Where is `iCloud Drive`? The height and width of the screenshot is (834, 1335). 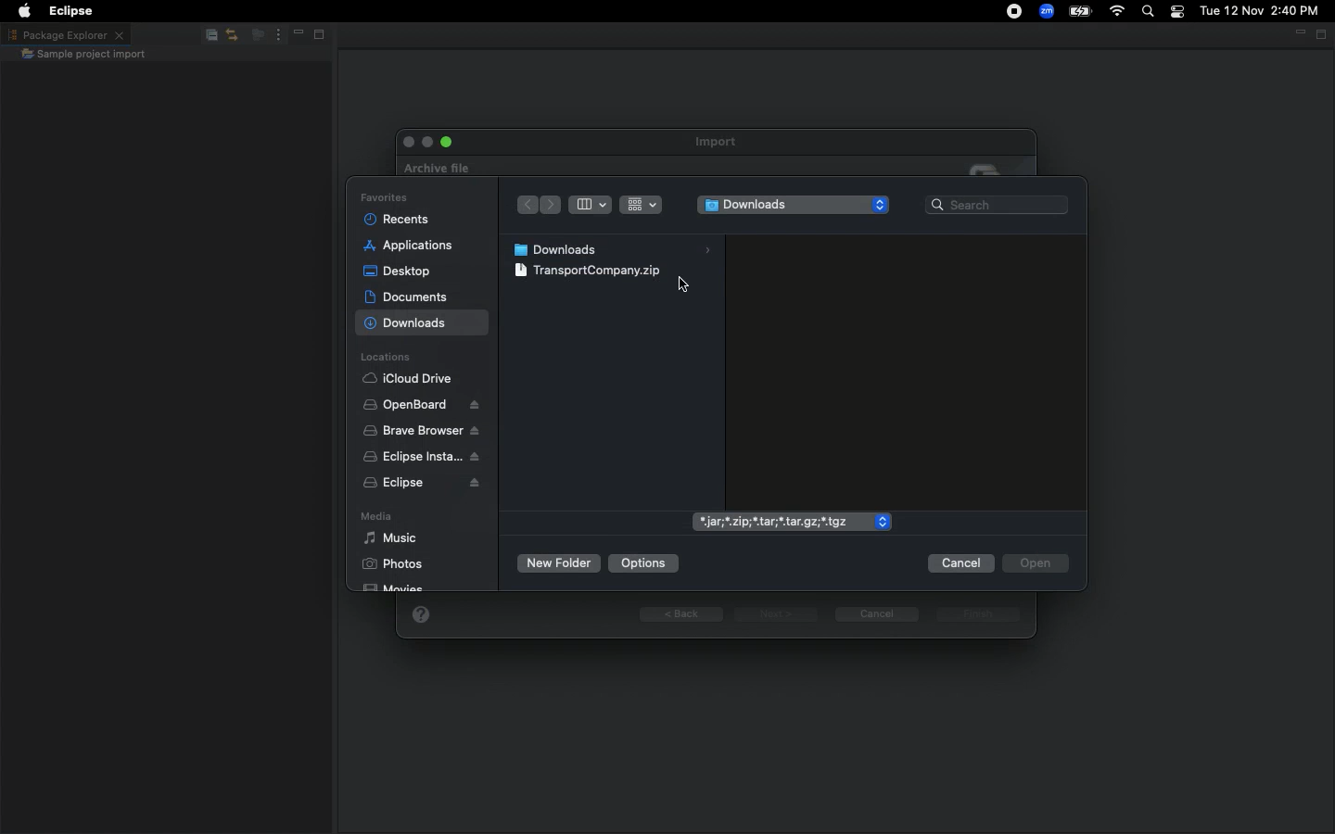
iCloud Drive is located at coordinates (412, 380).